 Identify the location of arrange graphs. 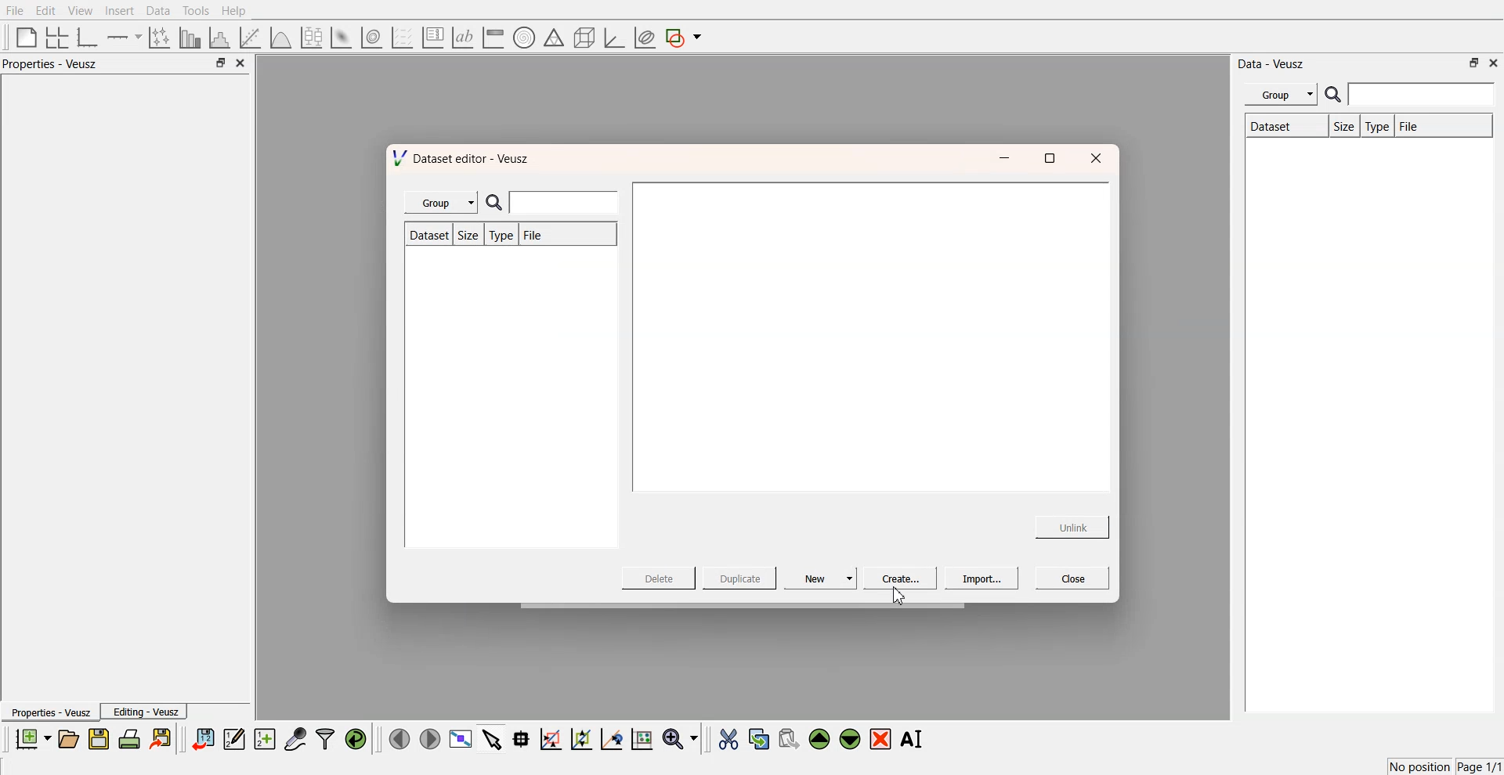
(54, 37).